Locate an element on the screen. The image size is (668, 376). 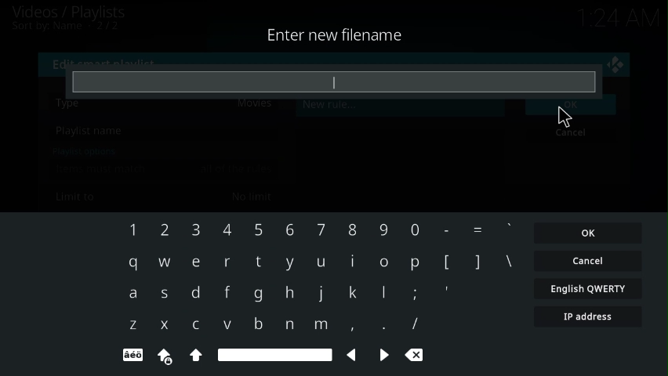
enter new filename is located at coordinates (338, 34).